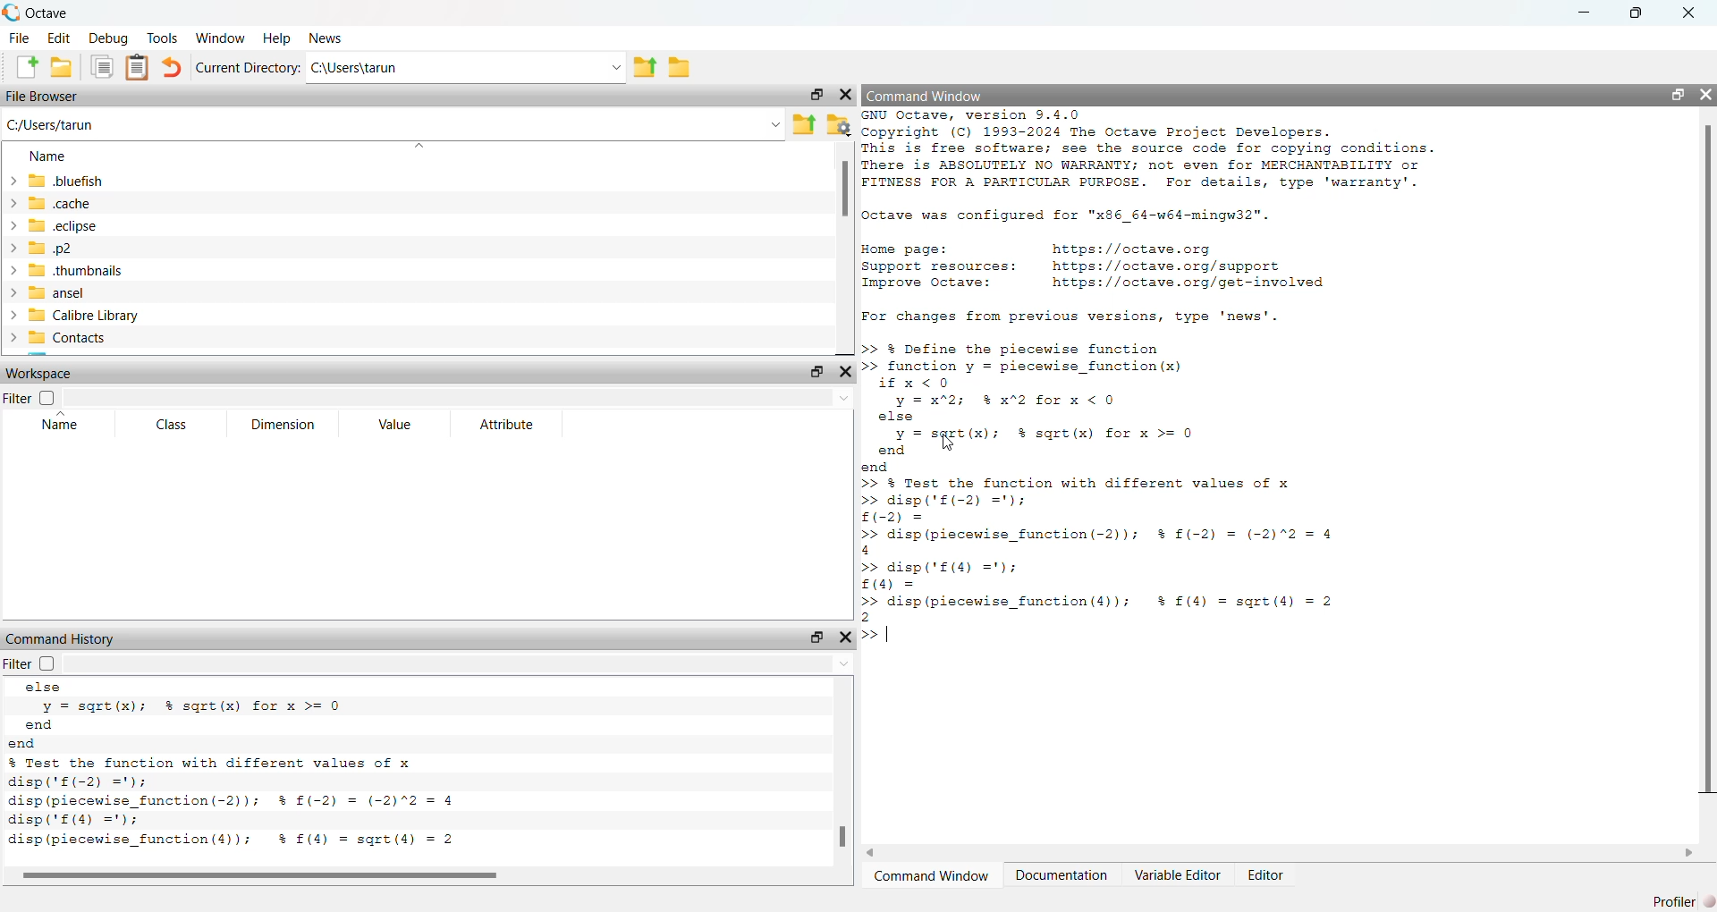  What do you see at coordinates (845, 193) in the screenshot?
I see `Scrollbar` at bounding box center [845, 193].